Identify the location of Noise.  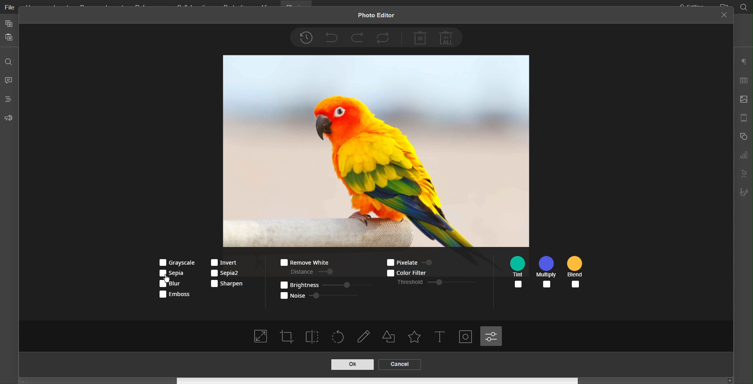
(321, 294).